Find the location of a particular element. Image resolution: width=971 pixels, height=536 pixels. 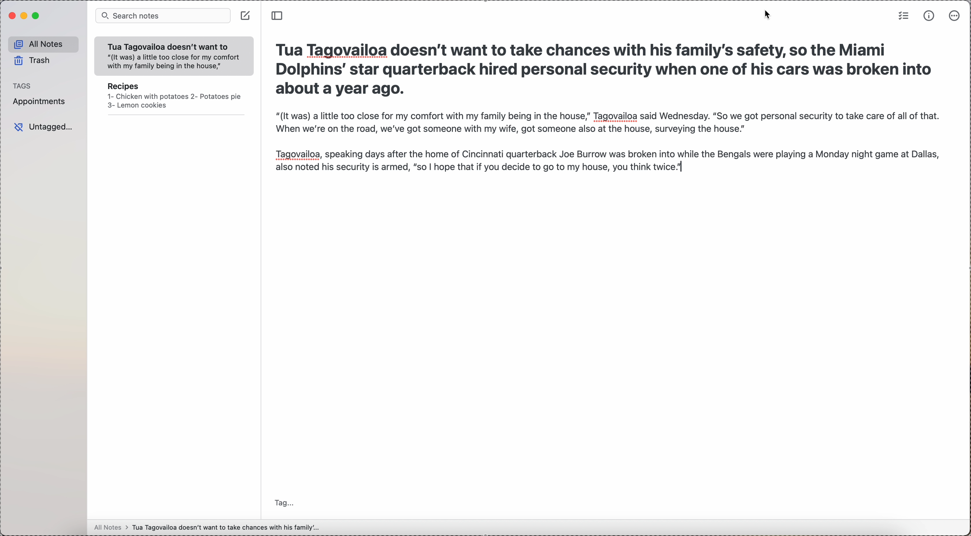

trash is located at coordinates (33, 61).